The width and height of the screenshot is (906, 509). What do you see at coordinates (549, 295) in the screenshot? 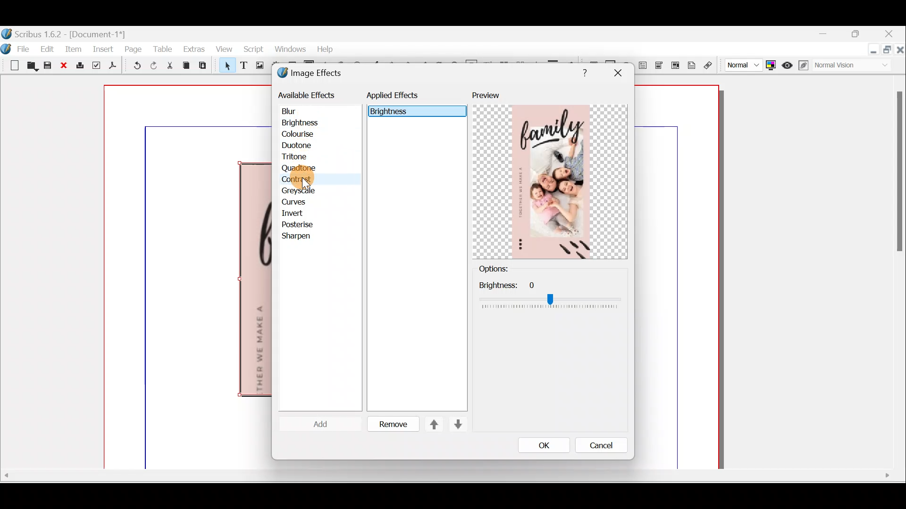
I see `` at bounding box center [549, 295].